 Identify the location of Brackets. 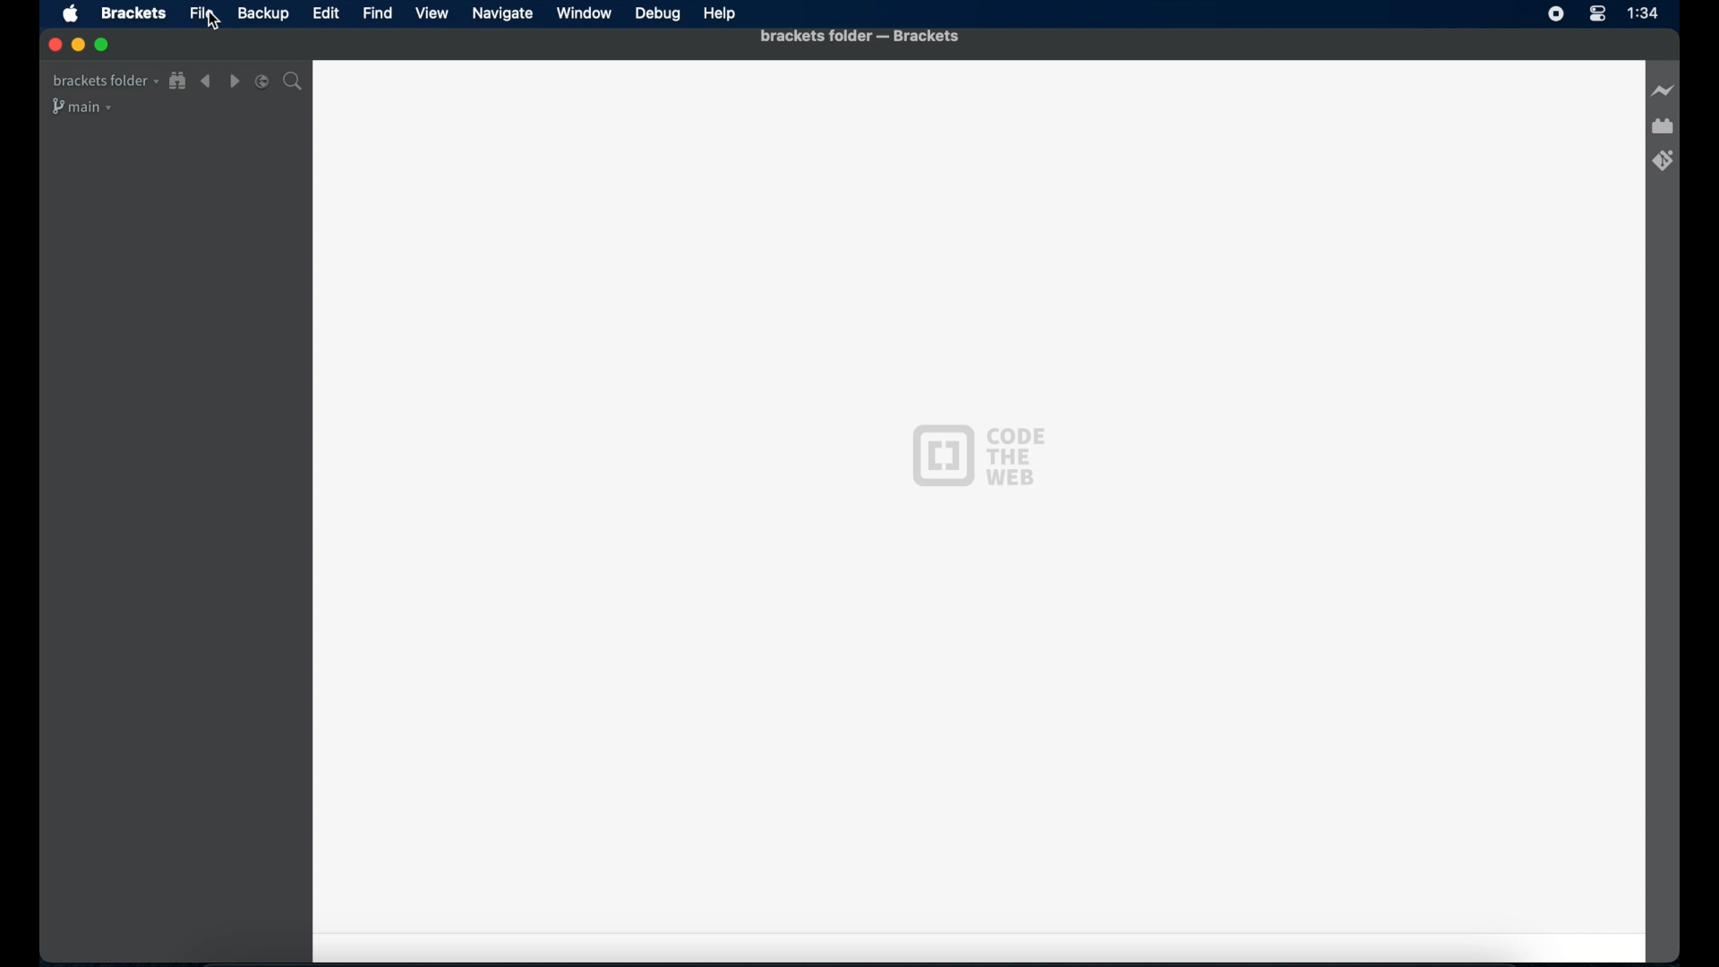
(134, 13).